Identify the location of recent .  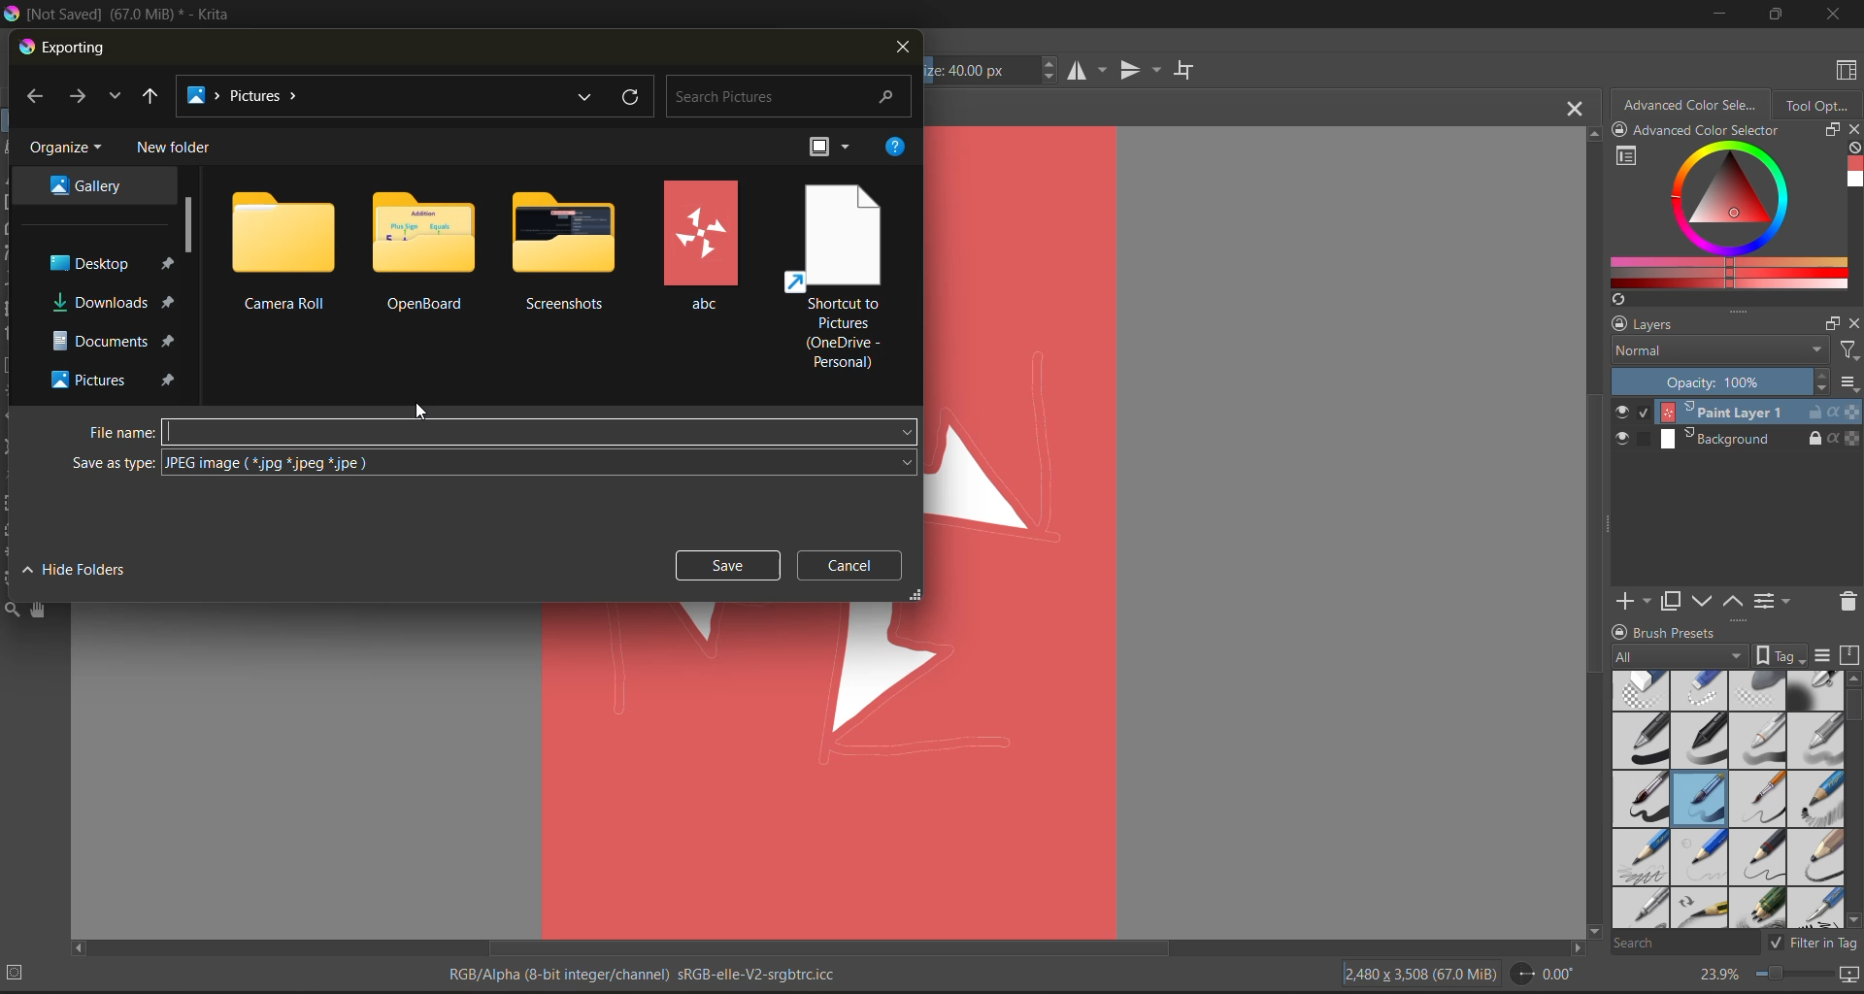
(116, 97).